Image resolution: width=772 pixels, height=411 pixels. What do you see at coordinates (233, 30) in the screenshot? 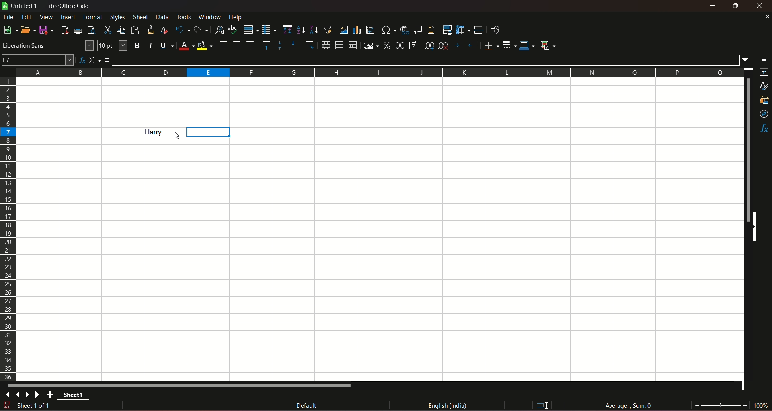
I see `spelling` at bounding box center [233, 30].